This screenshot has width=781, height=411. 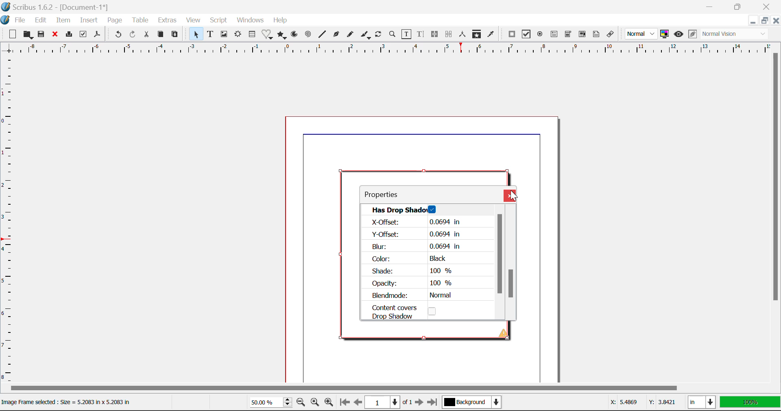 I want to click on Restore Down, so click(x=751, y=22).